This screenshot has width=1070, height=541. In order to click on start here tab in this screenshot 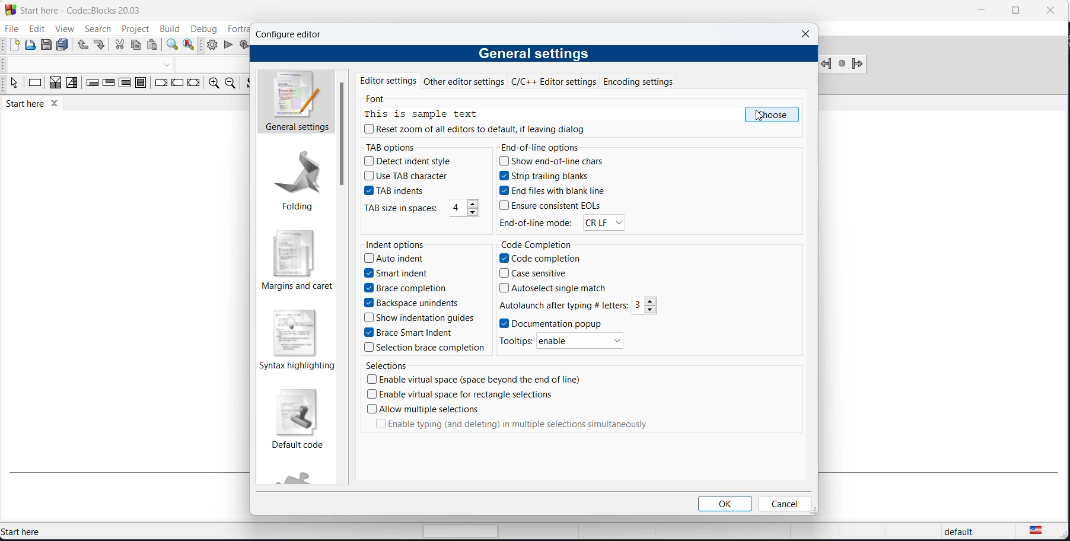, I will do `click(40, 106)`.